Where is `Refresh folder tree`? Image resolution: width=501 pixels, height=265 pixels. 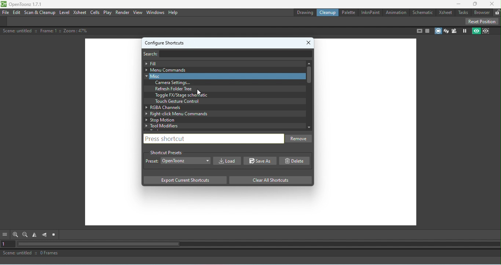
Refresh folder tree is located at coordinates (175, 89).